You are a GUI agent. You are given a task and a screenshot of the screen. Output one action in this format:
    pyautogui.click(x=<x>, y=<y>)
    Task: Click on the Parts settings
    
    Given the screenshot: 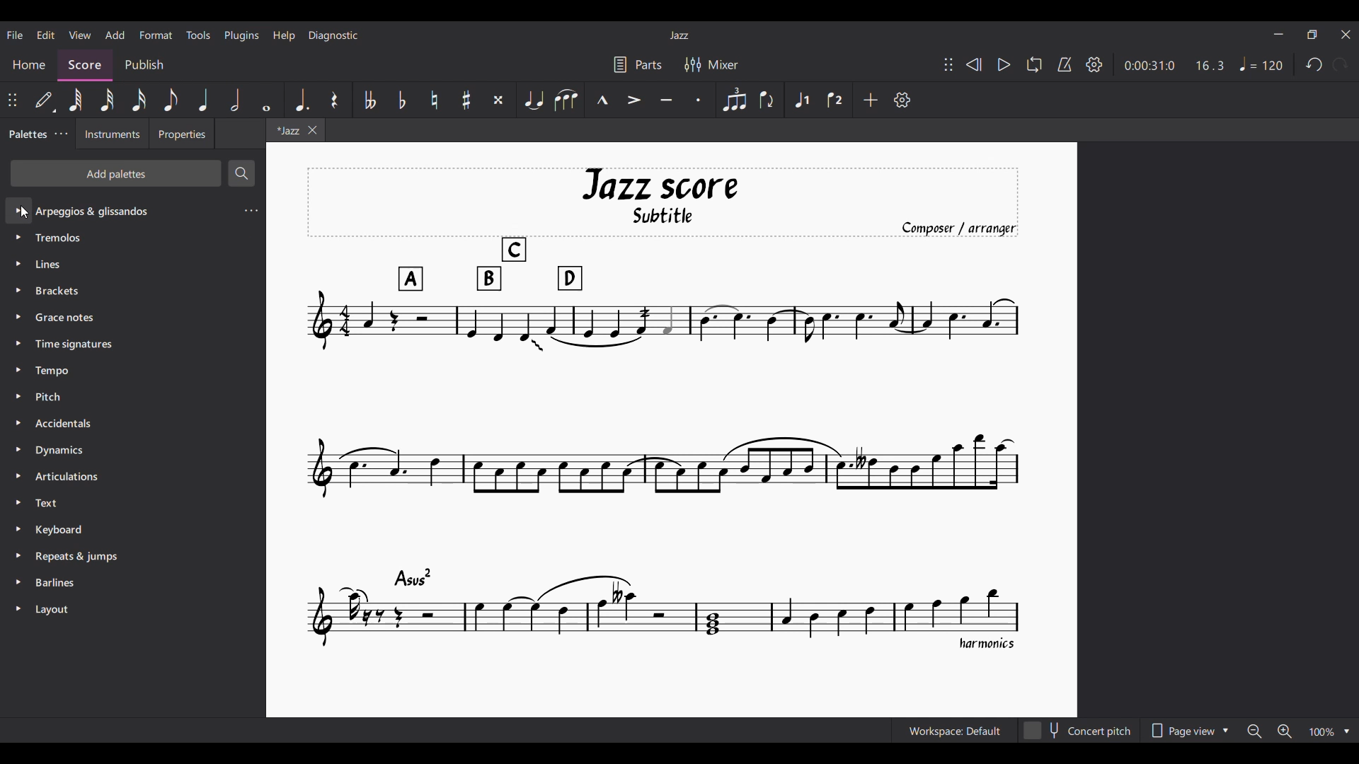 What is the action you would take?
    pyautogui.click(x=638, y=64)
    